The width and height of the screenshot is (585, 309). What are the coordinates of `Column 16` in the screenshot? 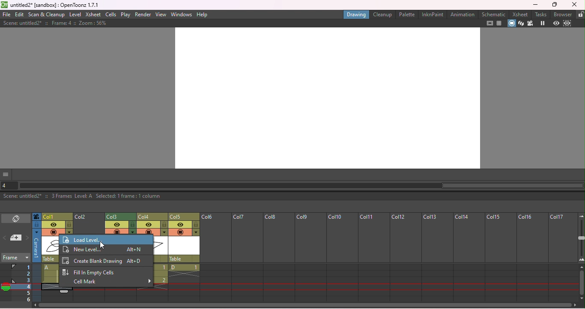 It's located at (531, 257).